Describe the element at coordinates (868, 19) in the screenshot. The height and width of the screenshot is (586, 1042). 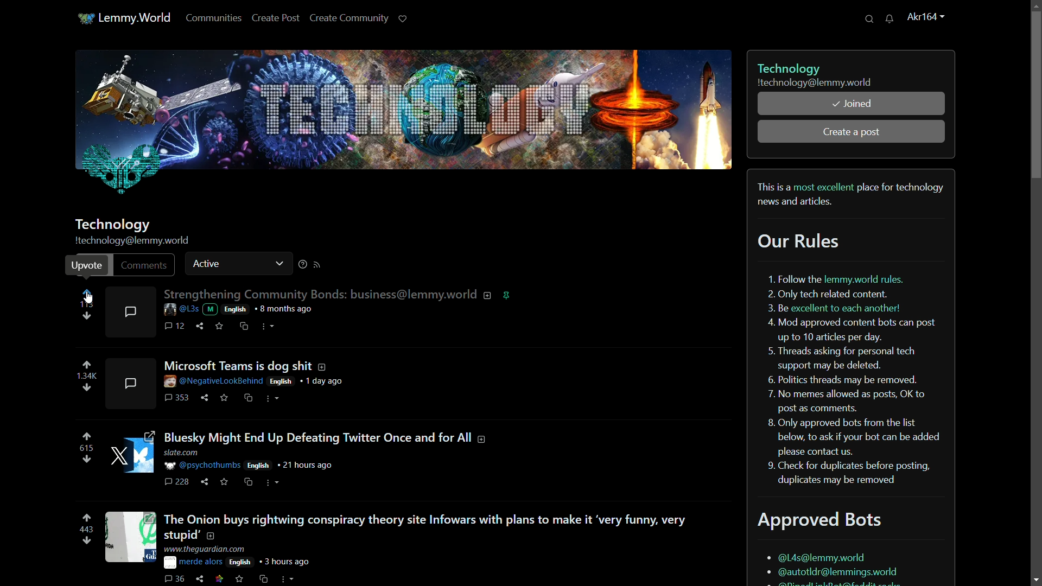
I see `search` at that location.